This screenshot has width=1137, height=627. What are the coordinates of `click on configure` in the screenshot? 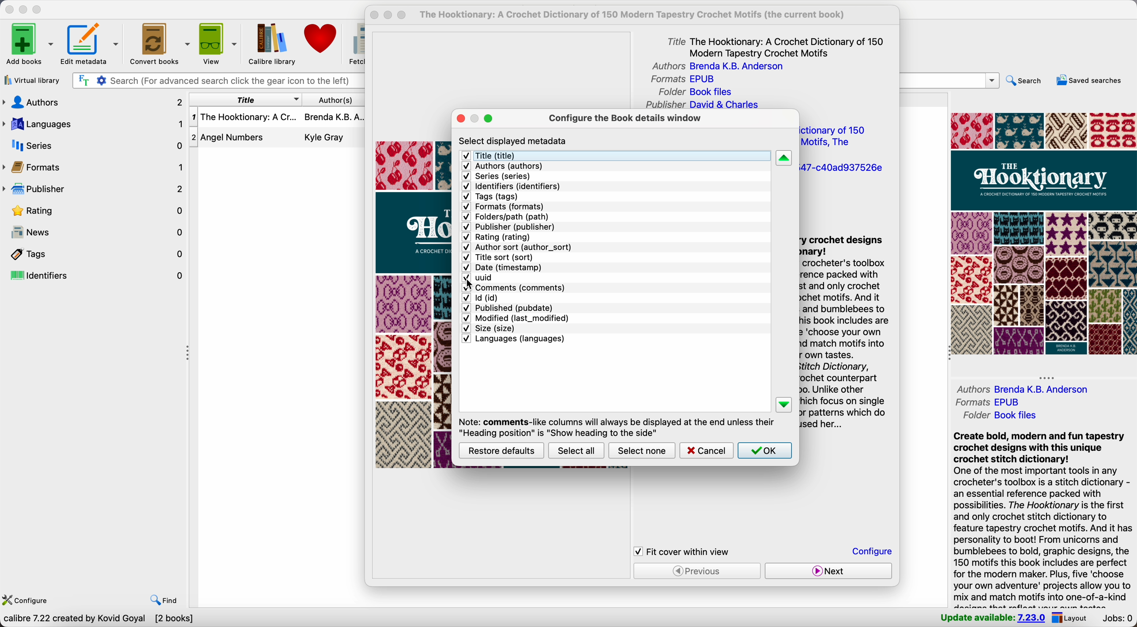 It's located at (873, 552).